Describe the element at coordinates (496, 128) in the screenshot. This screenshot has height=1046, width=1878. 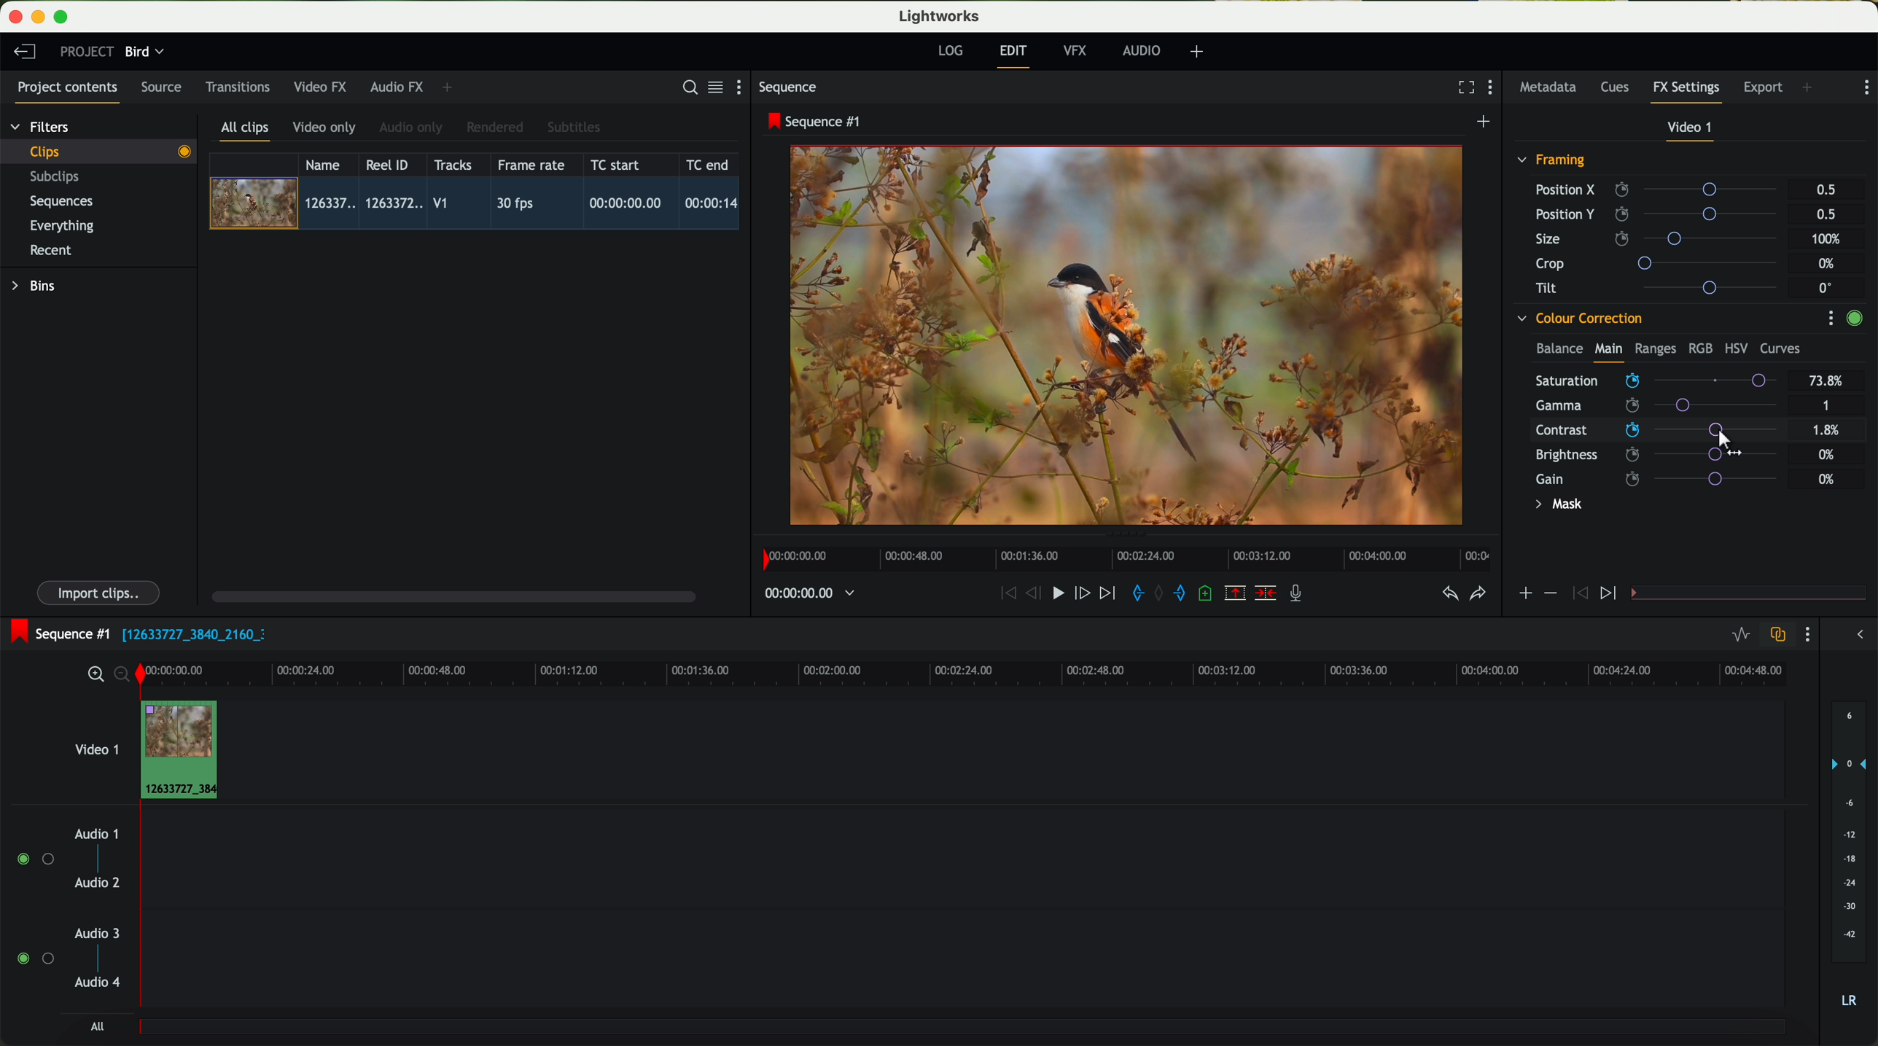
I see `rendered` at that location.